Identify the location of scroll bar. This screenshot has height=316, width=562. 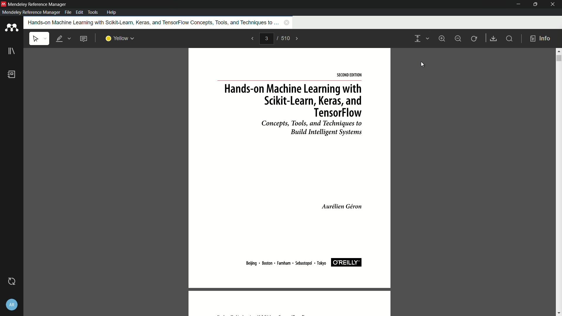
(558, 58).